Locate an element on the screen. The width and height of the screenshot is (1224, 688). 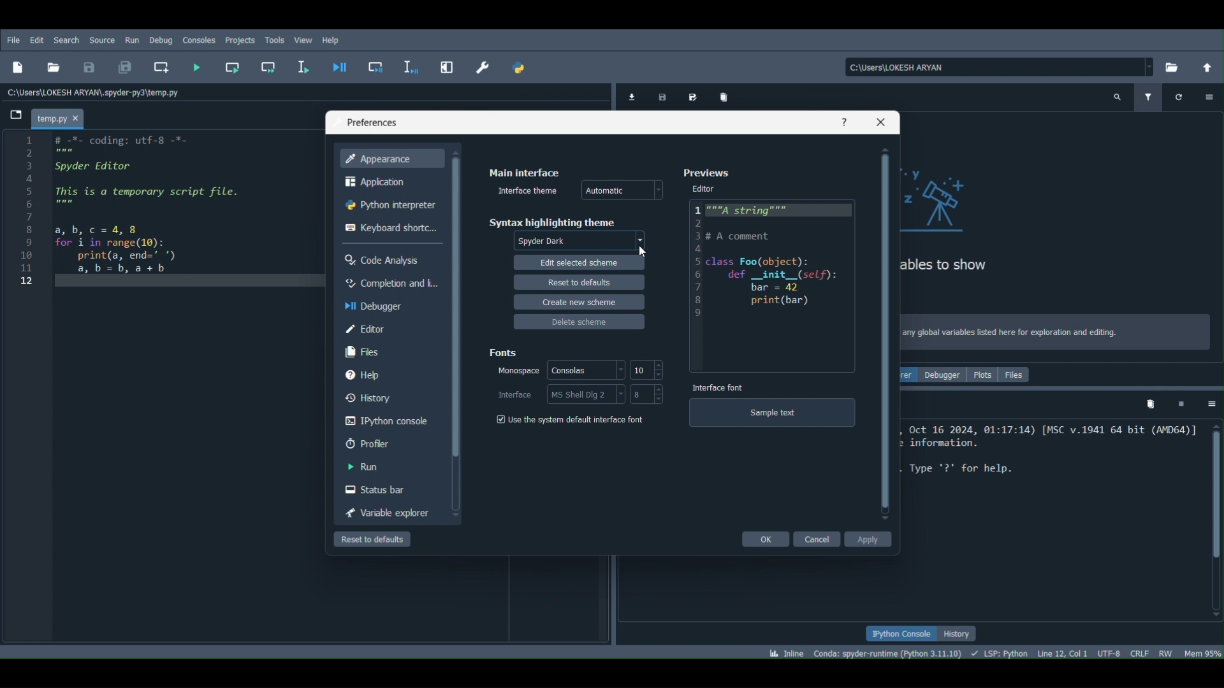
Keyboard shortcuts is located at coordinates (394, 226).